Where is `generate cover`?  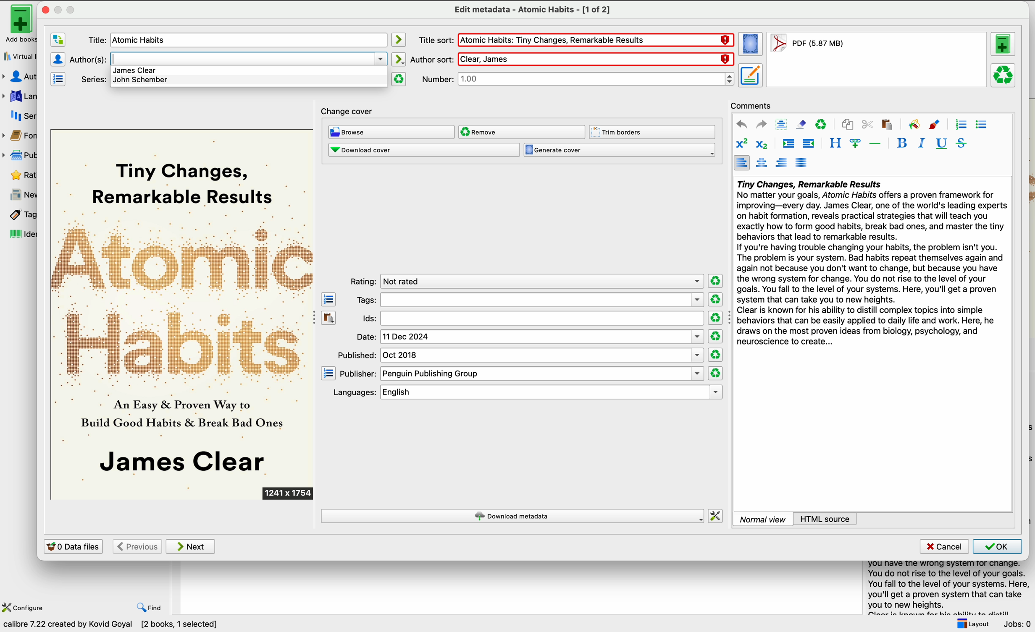 generate cover is located at coordinates (620, 150).